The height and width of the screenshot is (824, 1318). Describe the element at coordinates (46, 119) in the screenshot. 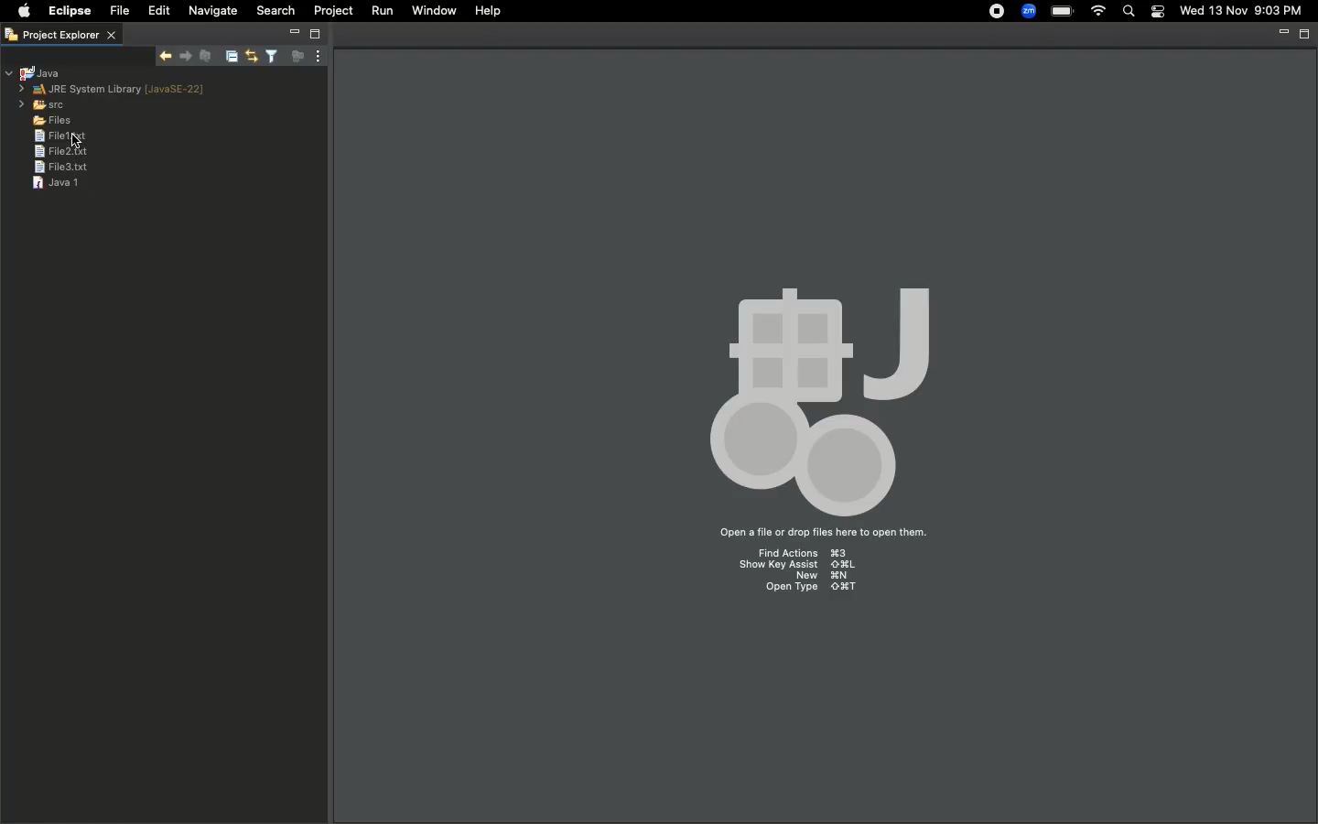

I see `Files` at that location.